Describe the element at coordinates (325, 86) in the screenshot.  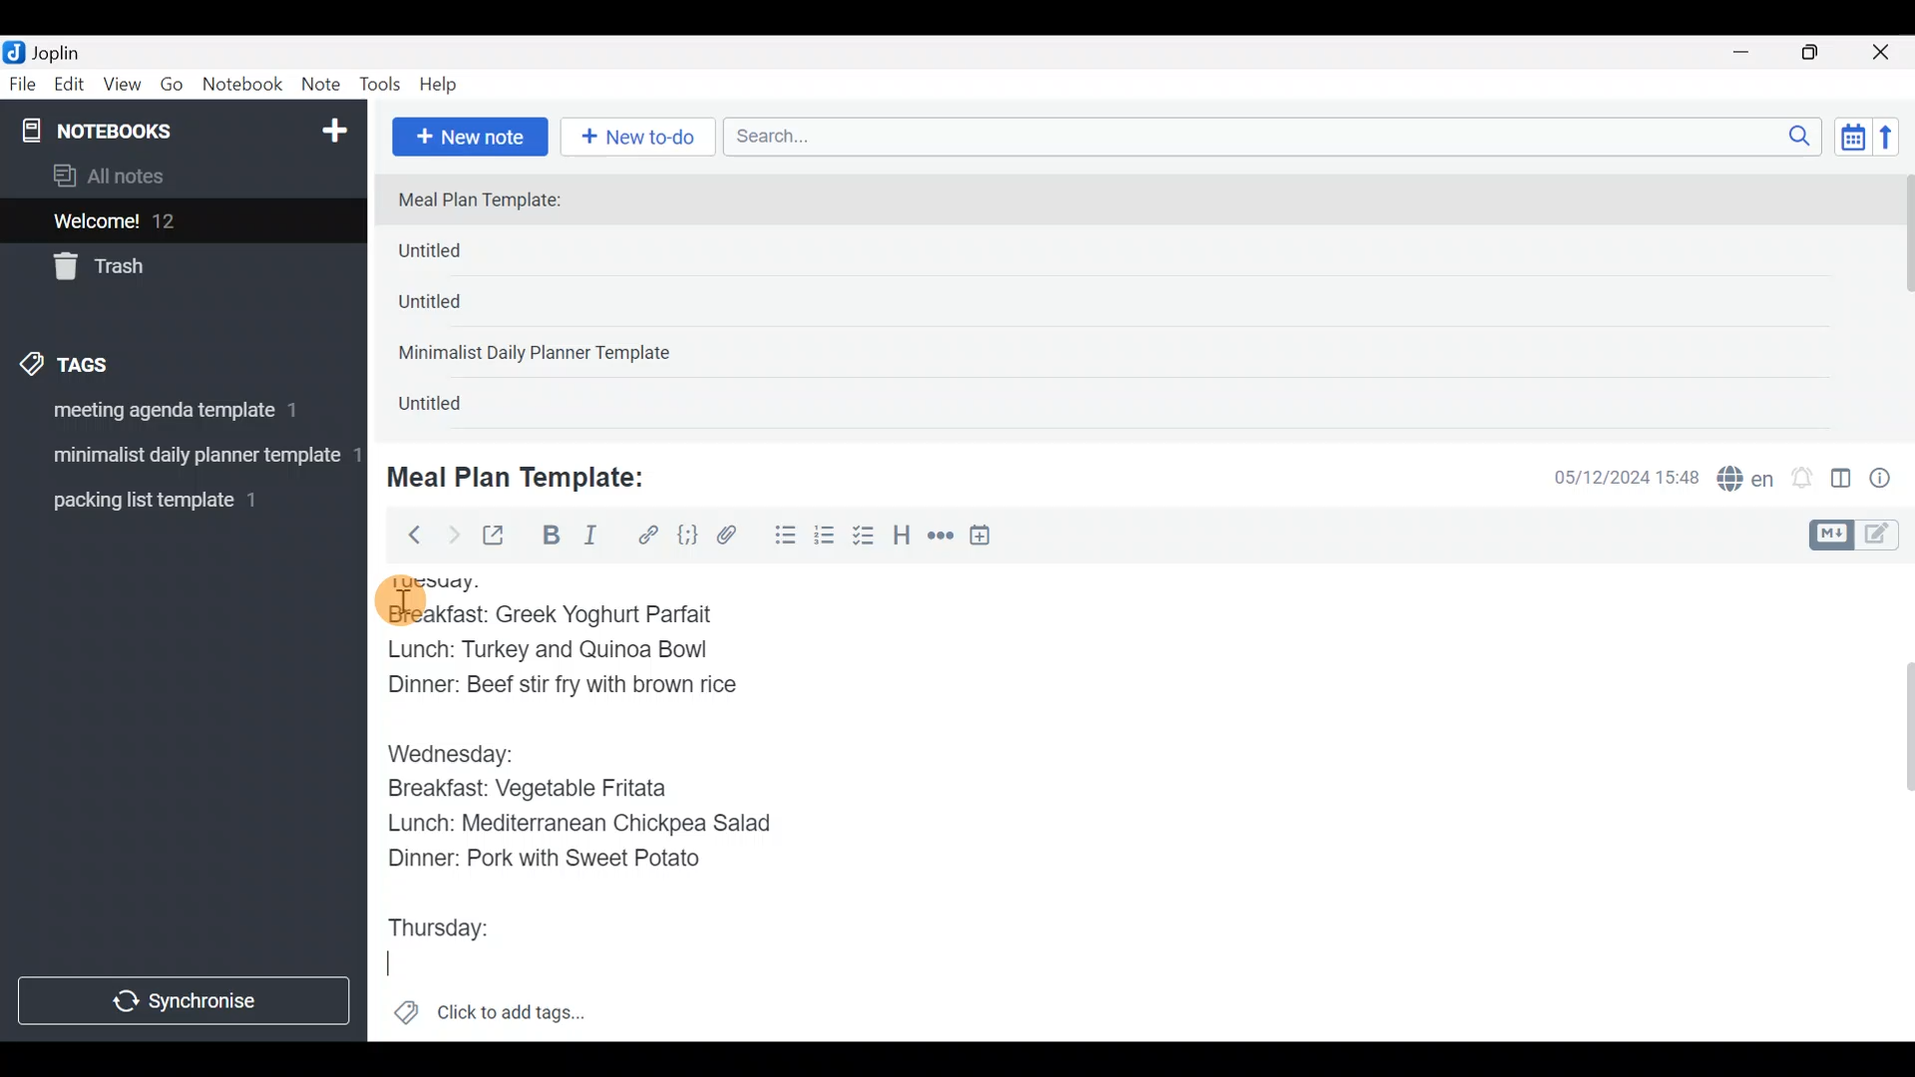
I see `Note` at that location.